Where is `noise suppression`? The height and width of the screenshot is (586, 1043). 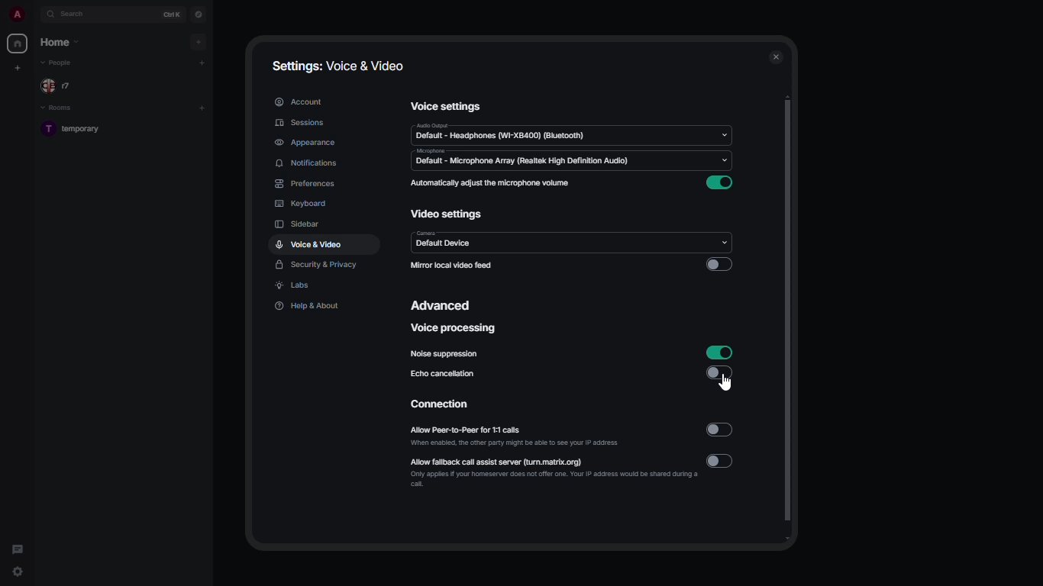
noise suppression is located at coordinates (444, 355).